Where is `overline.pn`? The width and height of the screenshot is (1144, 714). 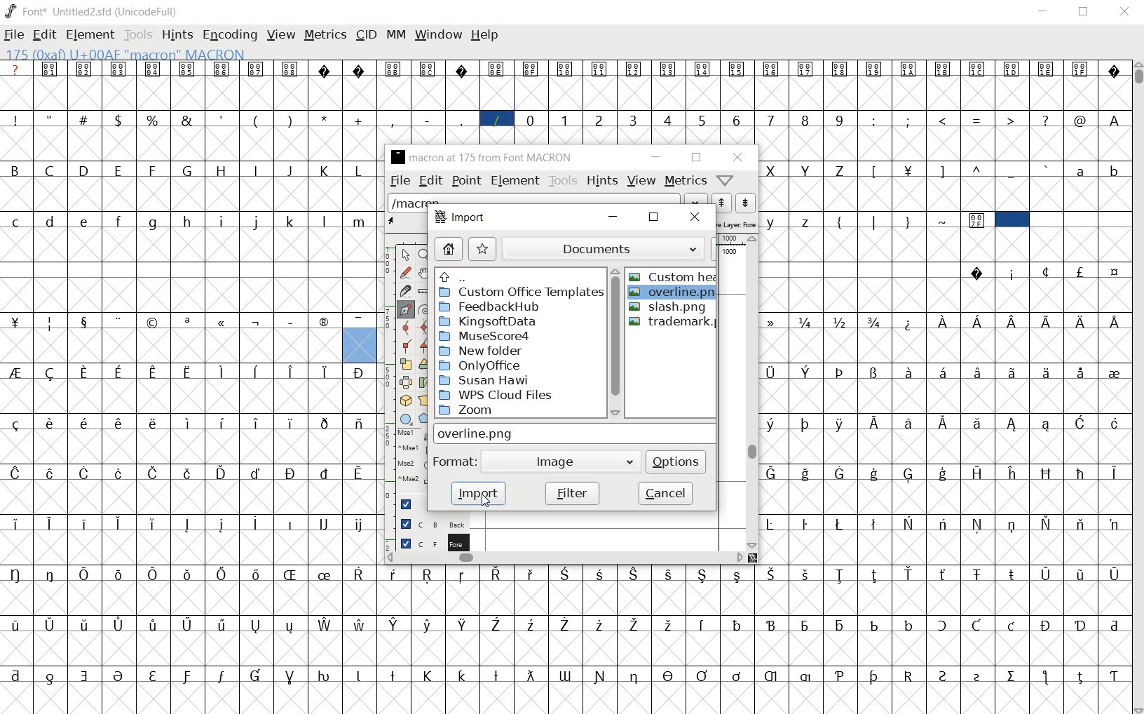 overline.pn is located at coordinates (674, 295).